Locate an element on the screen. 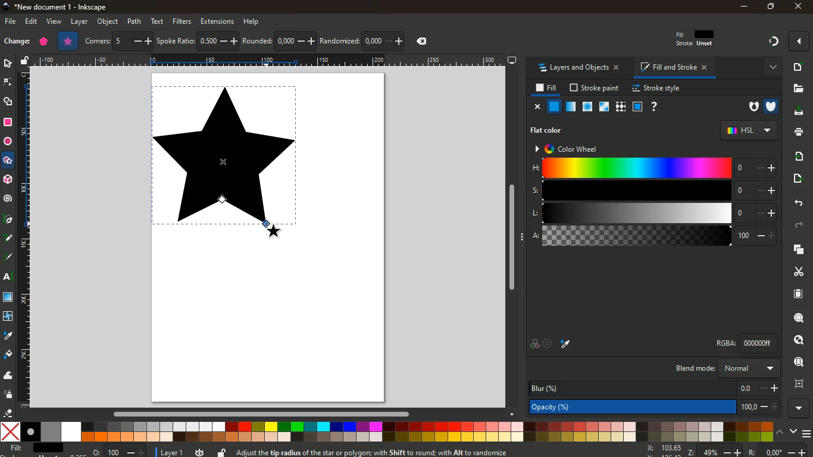 The width and height of the screenshot is (813, 457). find is located at coordinates (796, 362).